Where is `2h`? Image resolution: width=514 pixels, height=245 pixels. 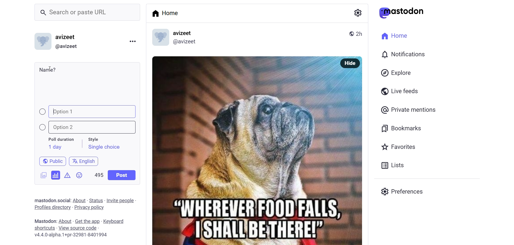
2h is located at coordinates (361, 31).